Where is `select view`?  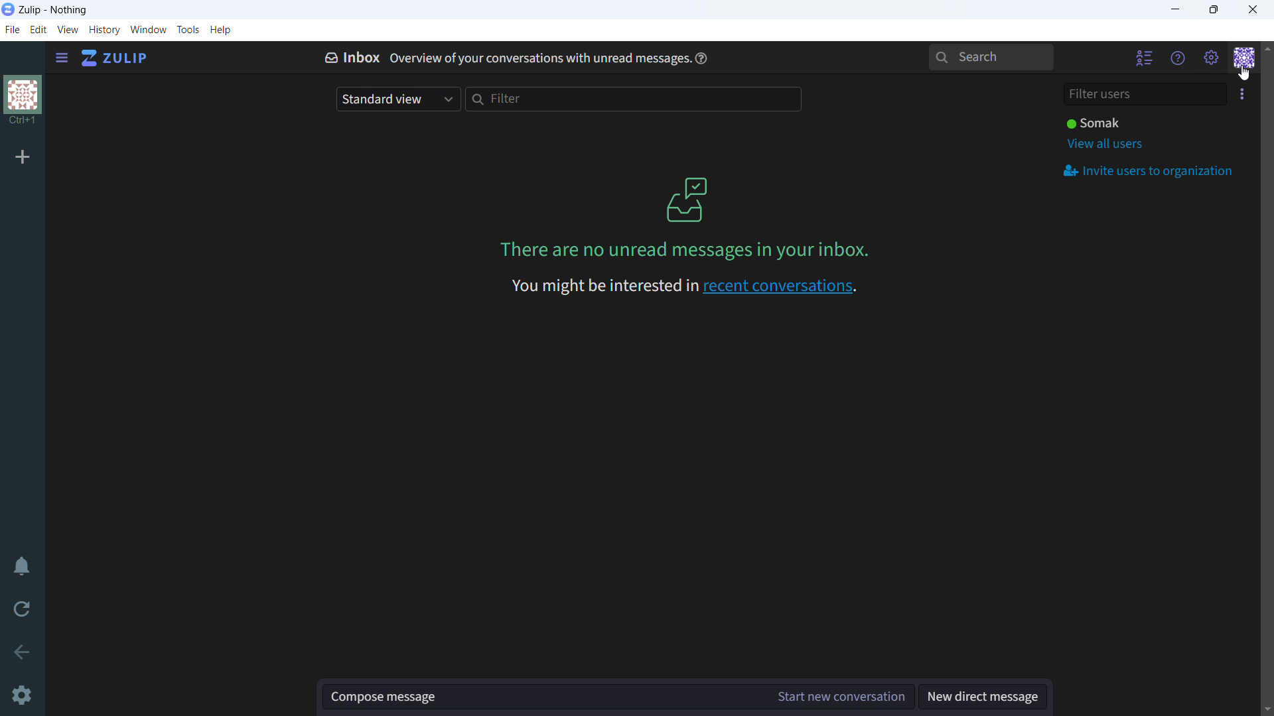 select view is located at coordinates (397, 99).